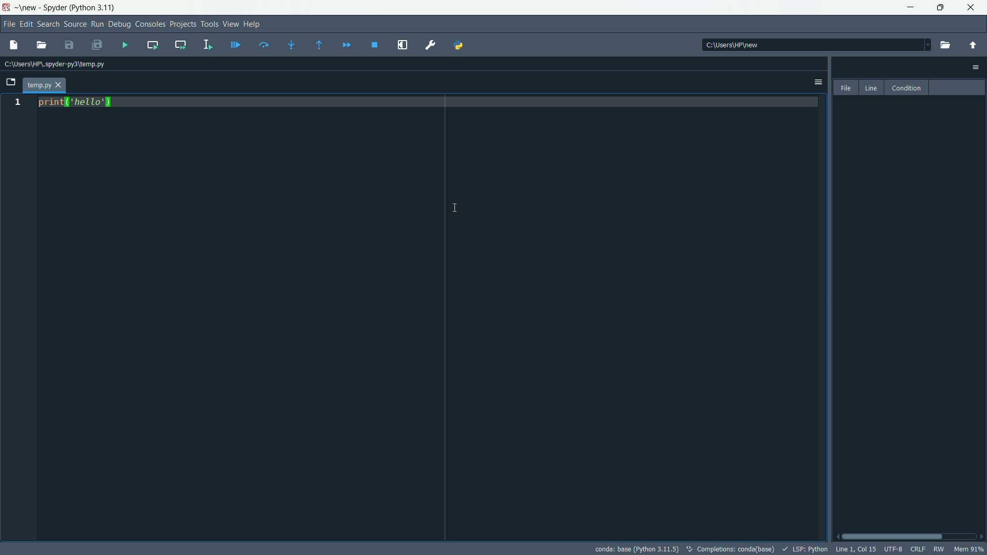 The width and height of the screenshot is (987, 555). Describe the element at coordinates (76, 24) in the screenshot. I see `source menu` at that location.